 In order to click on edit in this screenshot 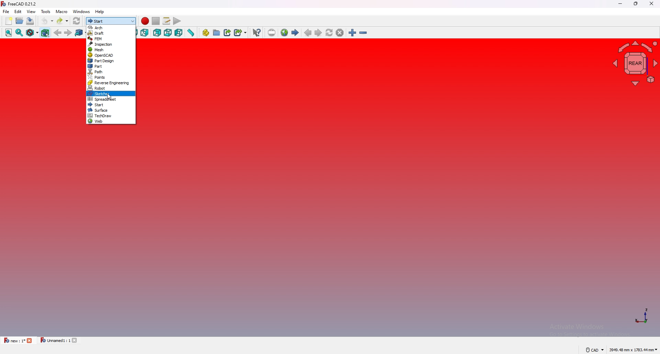, I will do `click(19, 11)`.